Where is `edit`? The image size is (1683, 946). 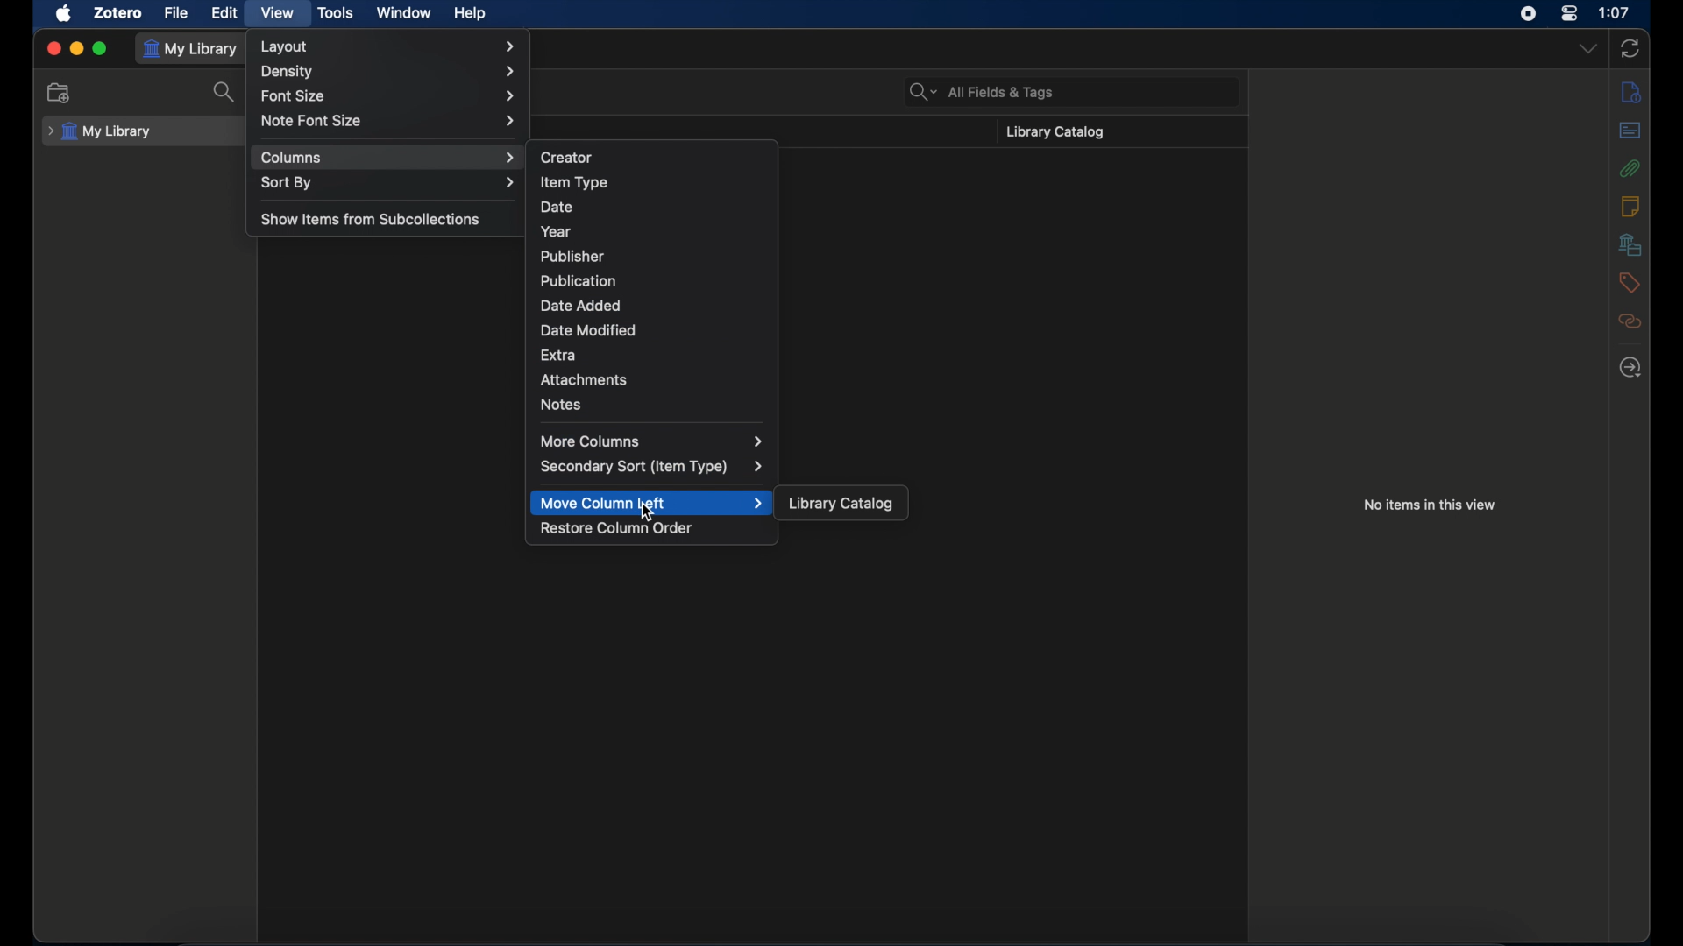
edit is located at coordinates (226, 13).